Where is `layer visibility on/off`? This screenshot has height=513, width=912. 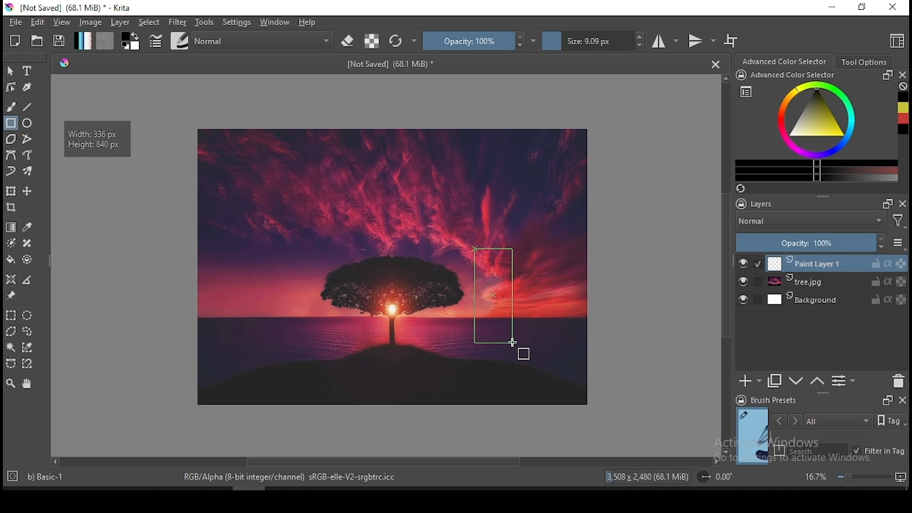 layer visibility on/off is located at coordinates (744, 263).